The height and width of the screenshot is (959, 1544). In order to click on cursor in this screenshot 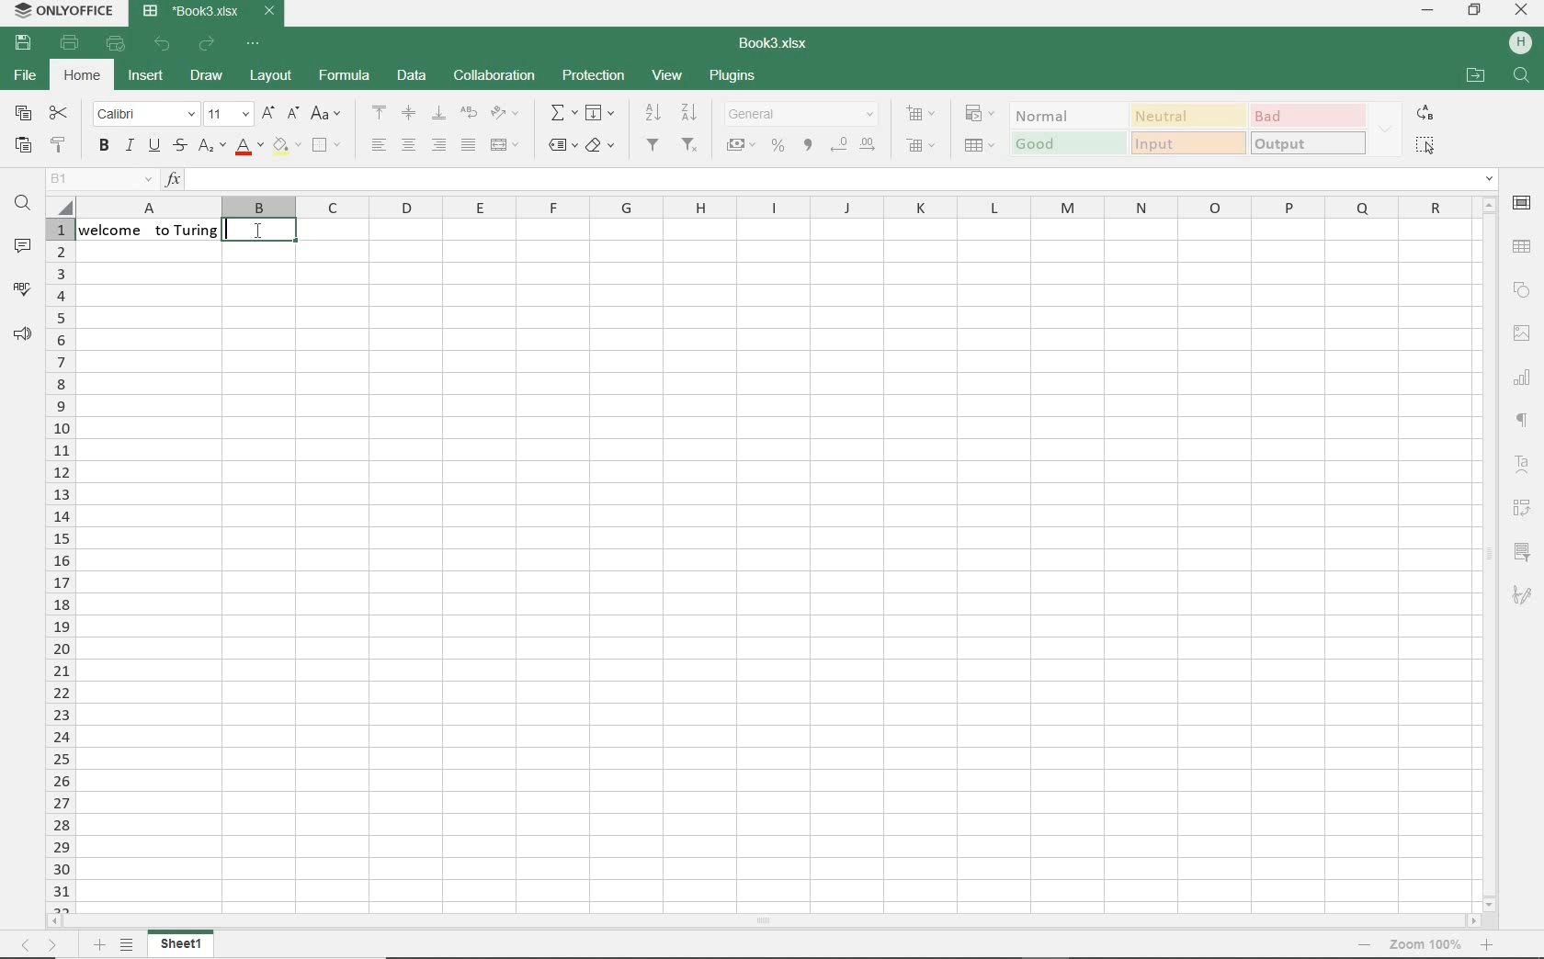, I will do `click(261, 243)`.